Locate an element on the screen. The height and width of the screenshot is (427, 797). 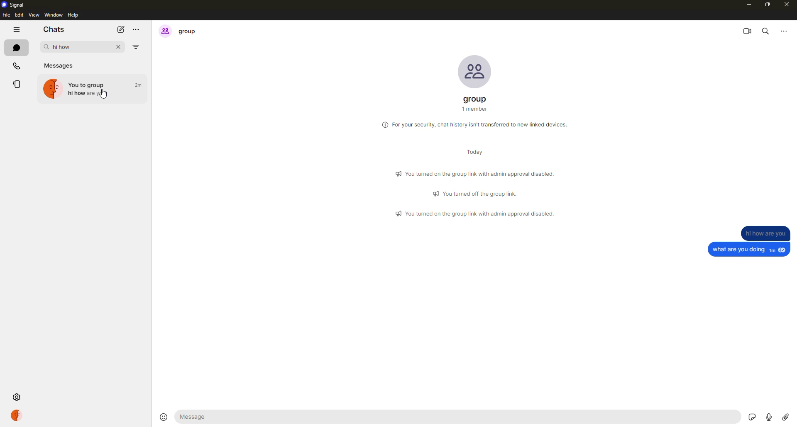
hide tabs is located at coordinates (16, 30).